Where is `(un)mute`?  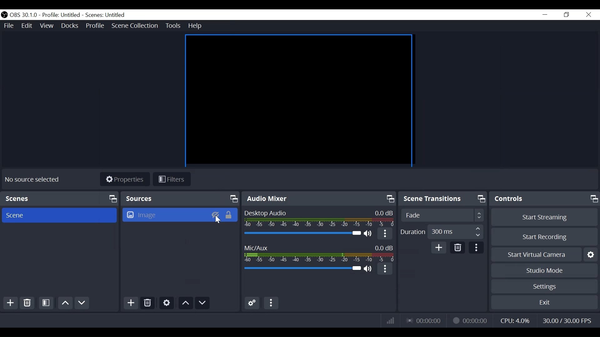 (un)mute is located at coordinates (368, 269).